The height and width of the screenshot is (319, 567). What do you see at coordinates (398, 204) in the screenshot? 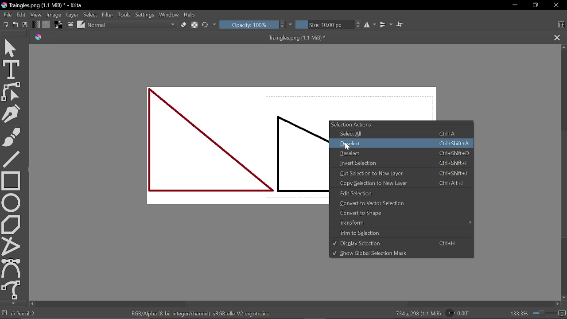
I see `Connect to vector selection` at bounding box center [398, 204].